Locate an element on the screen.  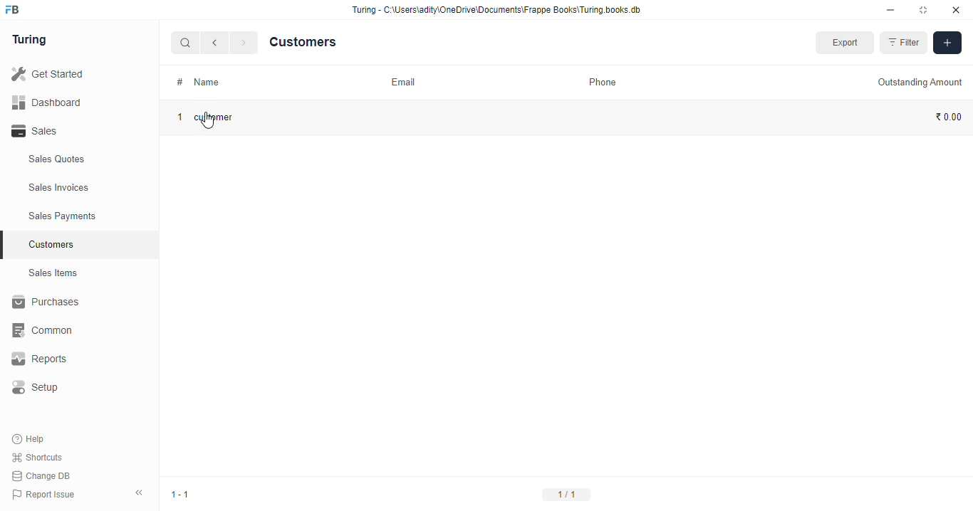
Filter is located at coordinates (905, 43).